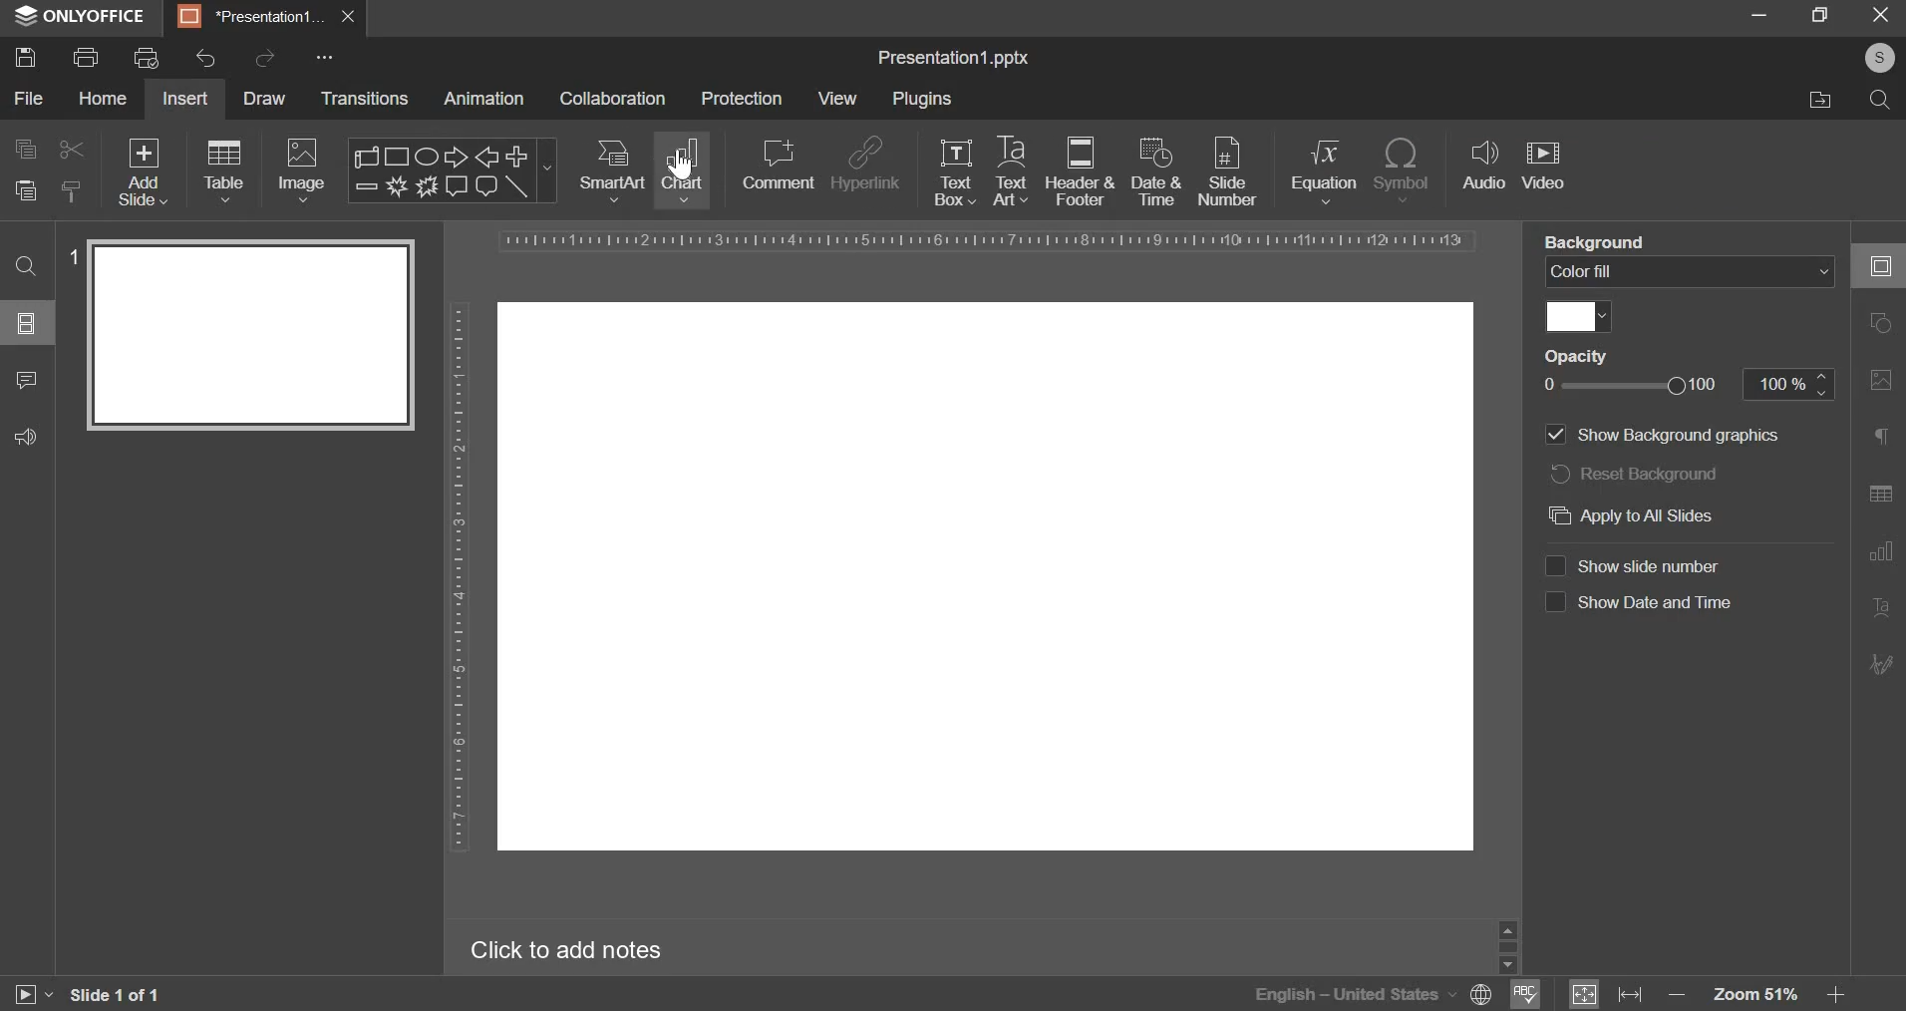  Describe the element at coordinates (1820, 99) in the screenshot. I see `file location` at that location.